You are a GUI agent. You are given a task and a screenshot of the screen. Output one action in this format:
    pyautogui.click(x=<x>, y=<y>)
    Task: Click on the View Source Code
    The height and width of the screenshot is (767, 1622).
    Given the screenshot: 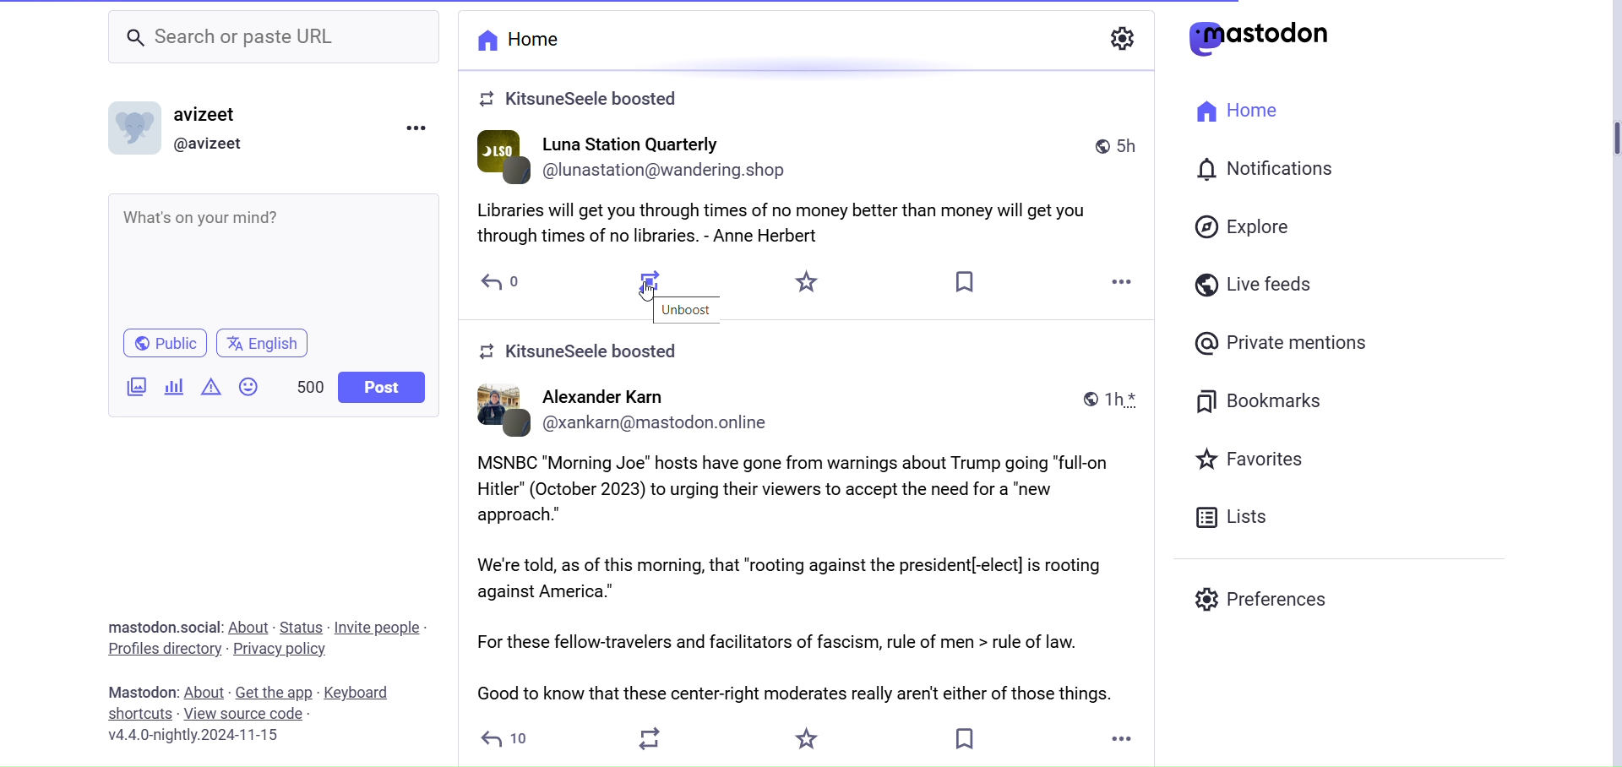 What is the action you would take?
    pyautogui.click(x=260, y=712)
    